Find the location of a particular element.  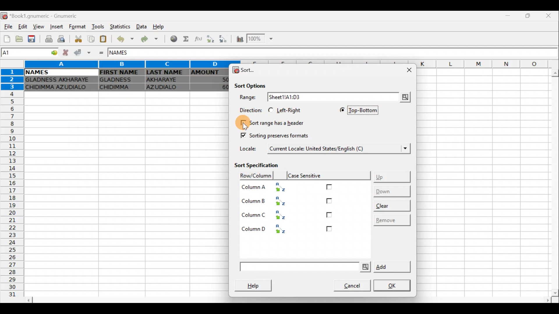

Insert is located at coordinates (58, 26).